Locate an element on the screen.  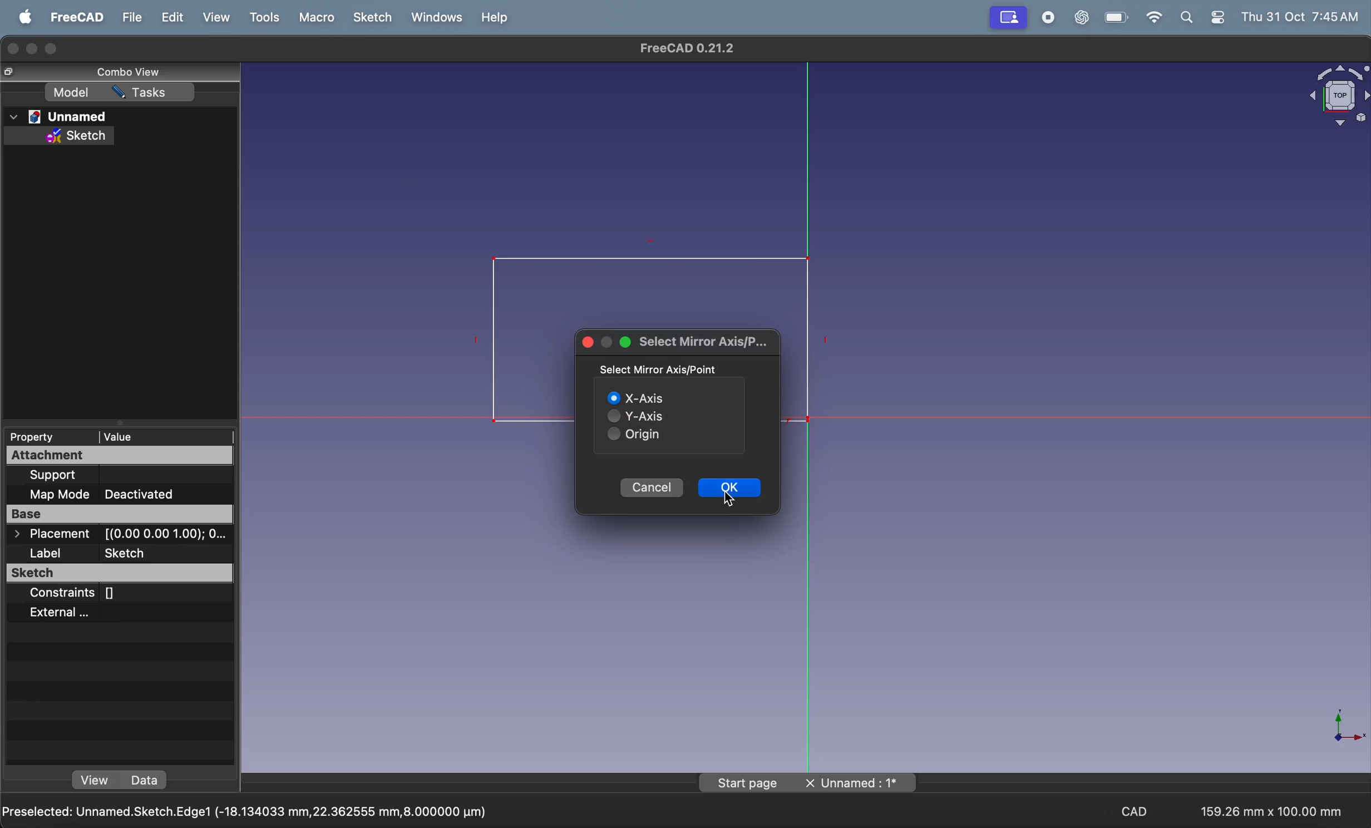
closing window is located at coordinates (589, 342).